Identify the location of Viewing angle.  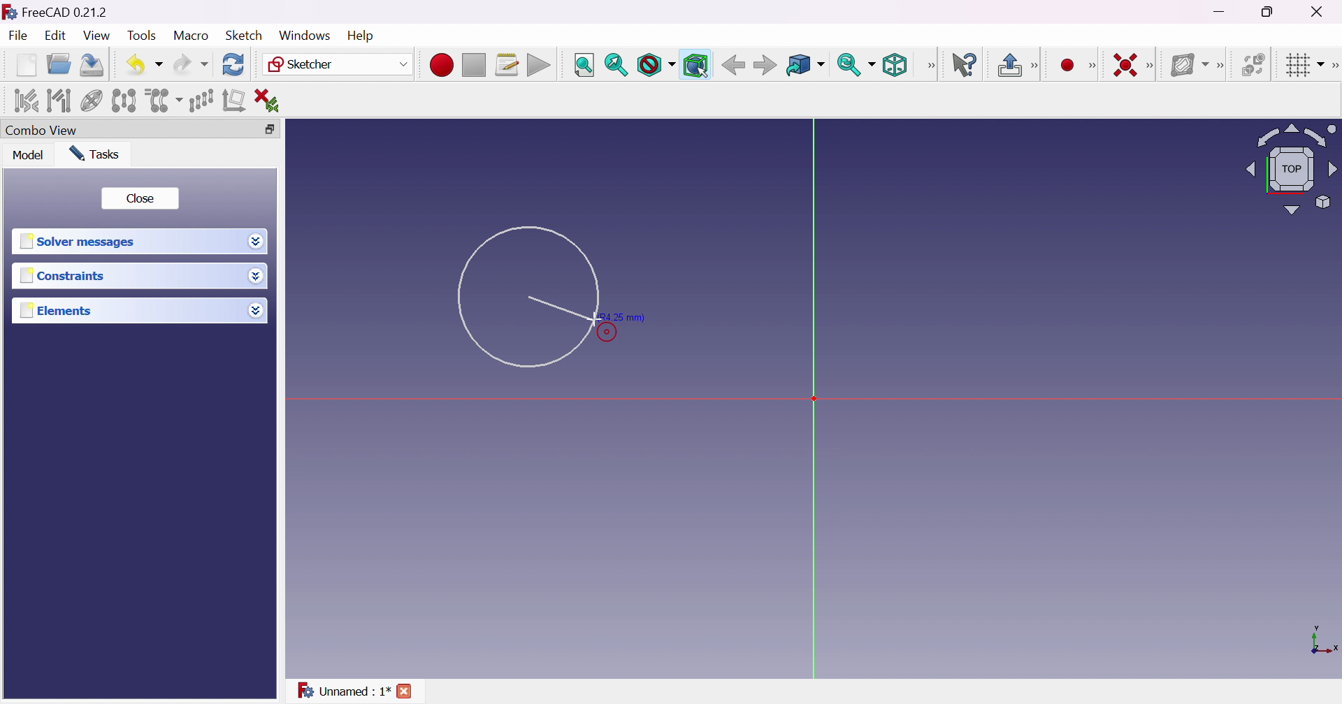
(1292, 168).